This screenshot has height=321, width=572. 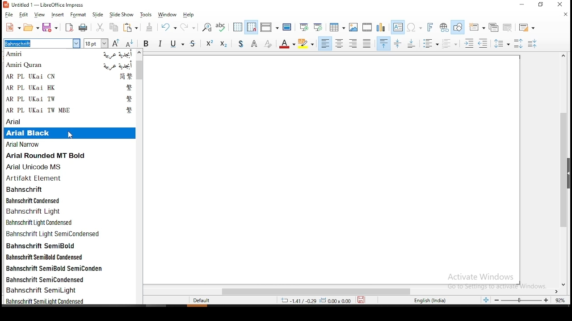 What do you see at coordinates (222, 27) in the screenshot?
I see `spell check` at bounding box center [222, 27].